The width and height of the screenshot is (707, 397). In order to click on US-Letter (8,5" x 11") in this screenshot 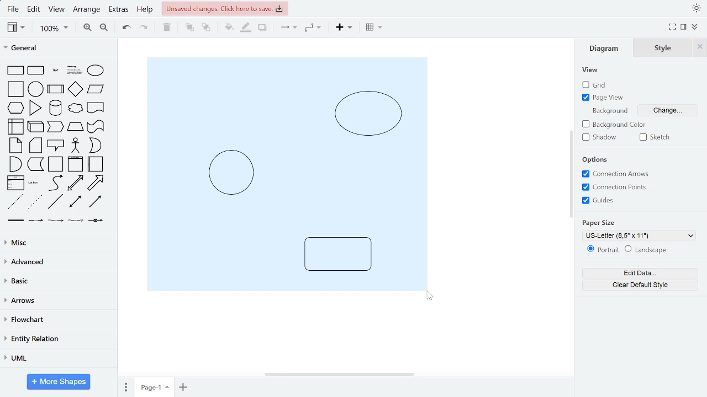, I will do `click(641, 236)`.